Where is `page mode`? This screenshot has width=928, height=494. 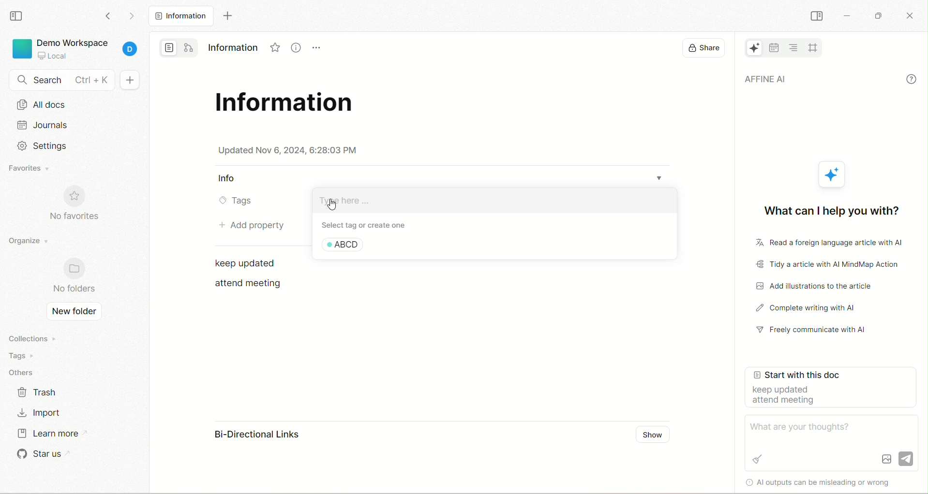 page mode is located at coordinates (168, 48).